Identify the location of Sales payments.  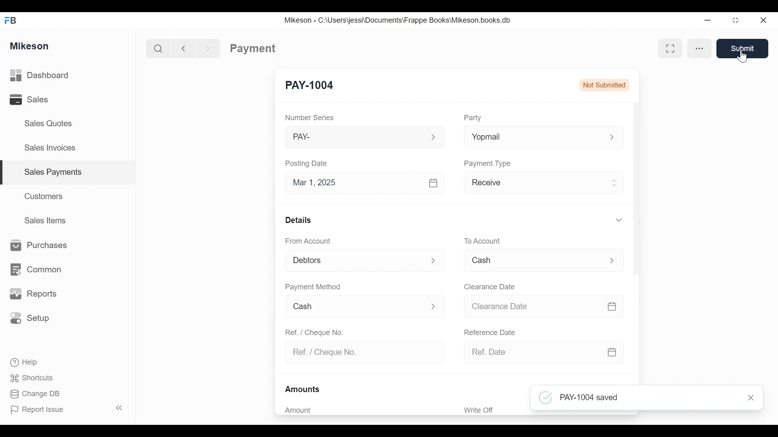
(55, 172).